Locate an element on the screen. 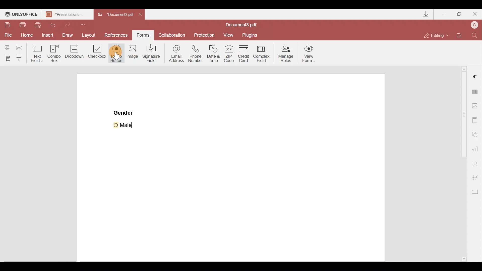 The image size is (482, 271). Draw is located at coordinates (68, 35).